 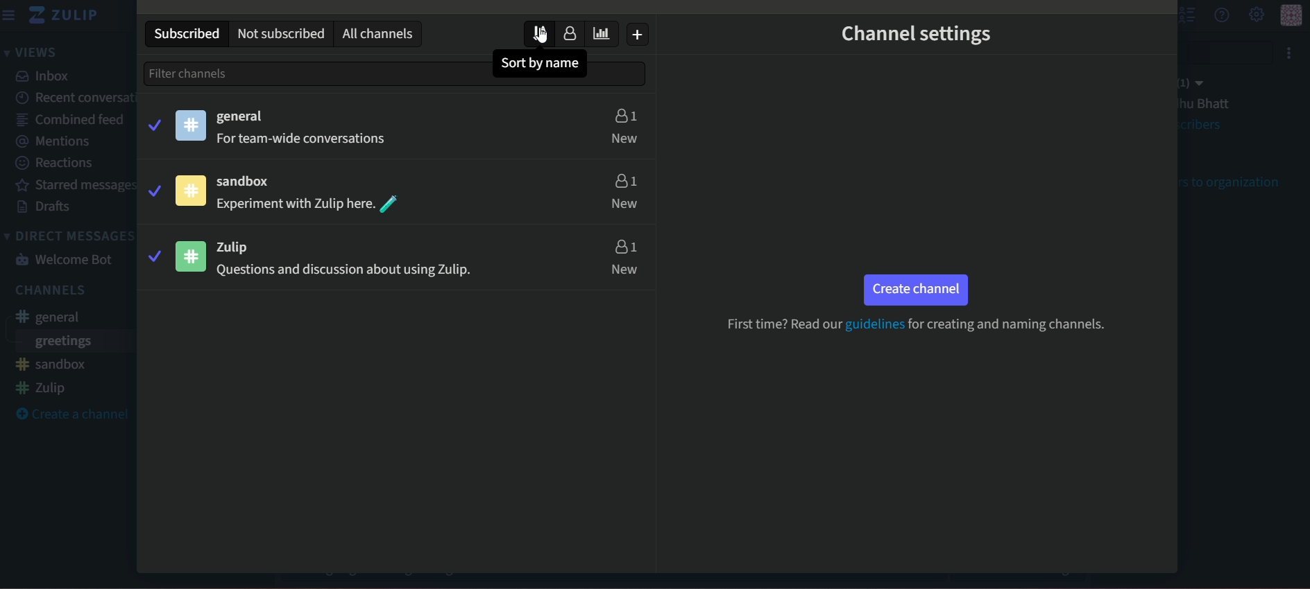 What do you see at coordinates (49, 291) in the screenshot?
I see `channels` at bounding box center [49, 291].